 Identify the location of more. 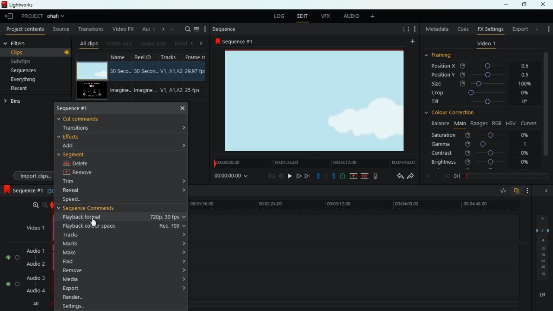
(173, 29).